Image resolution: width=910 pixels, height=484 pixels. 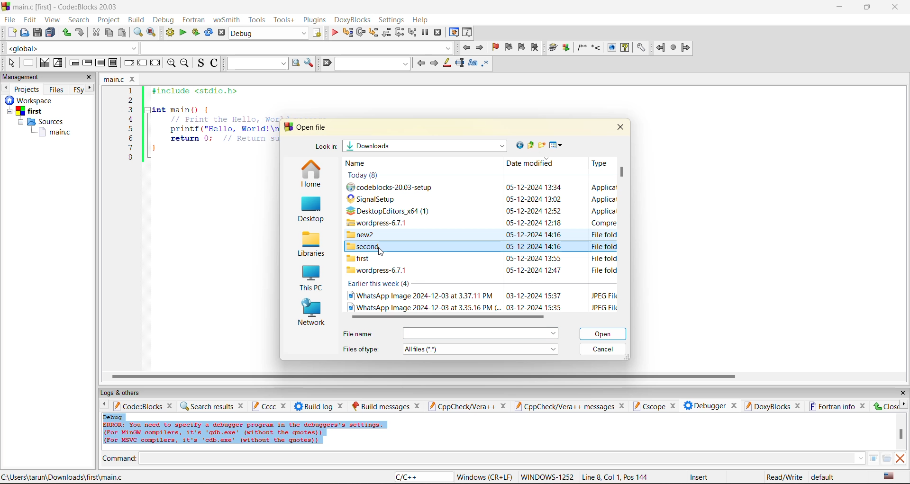 I want to click on 2, so click(x=131, y=100).